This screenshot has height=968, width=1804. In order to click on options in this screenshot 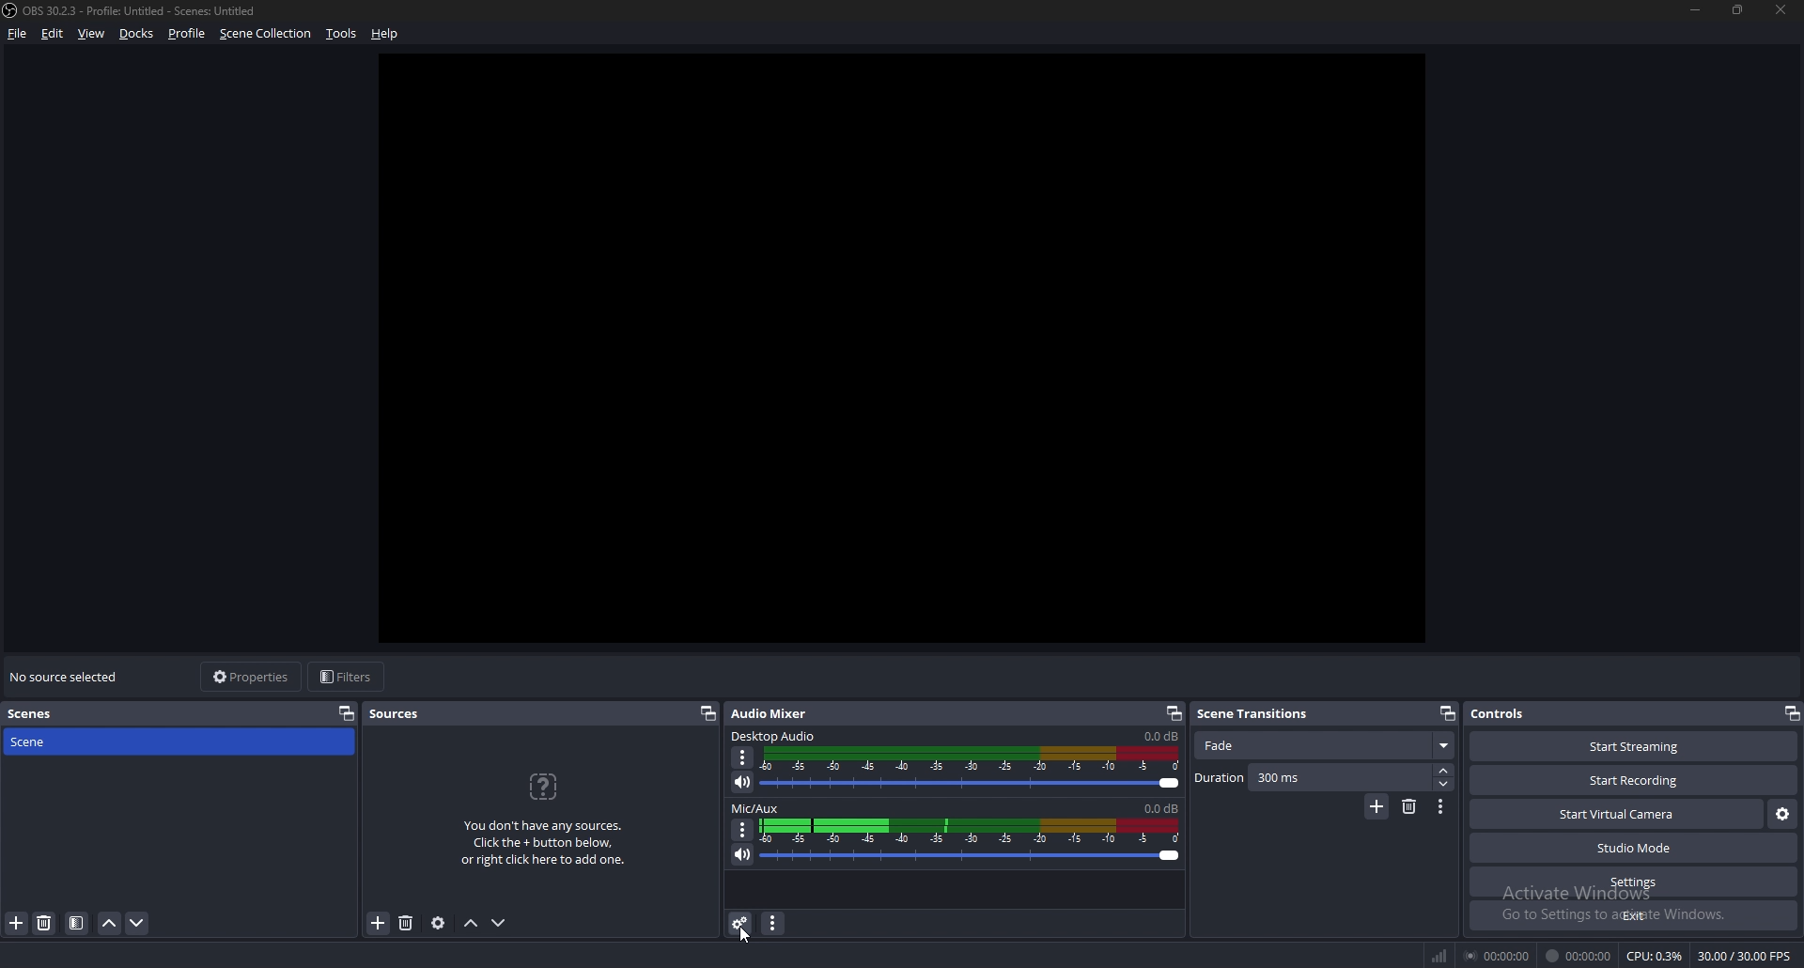, I will do `click(743, 829)`.